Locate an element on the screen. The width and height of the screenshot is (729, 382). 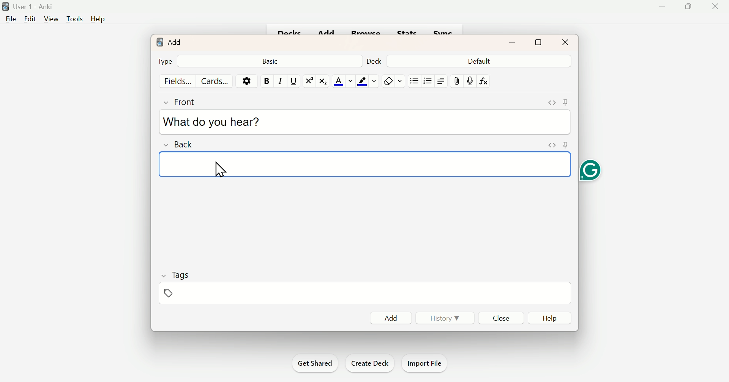
Tools is located at coordinates (74, 19).